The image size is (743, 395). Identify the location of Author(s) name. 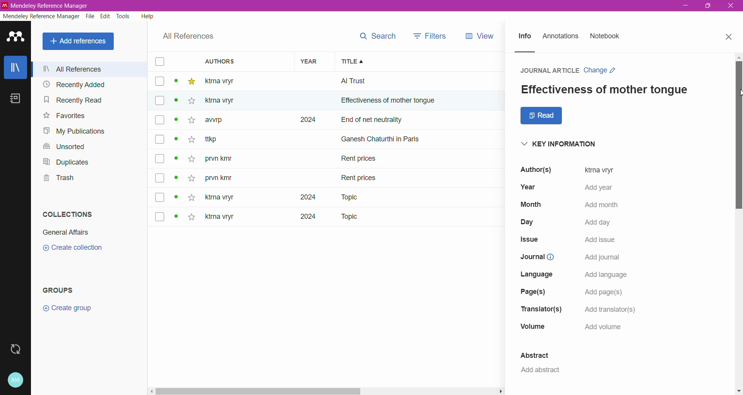
(533, 170).